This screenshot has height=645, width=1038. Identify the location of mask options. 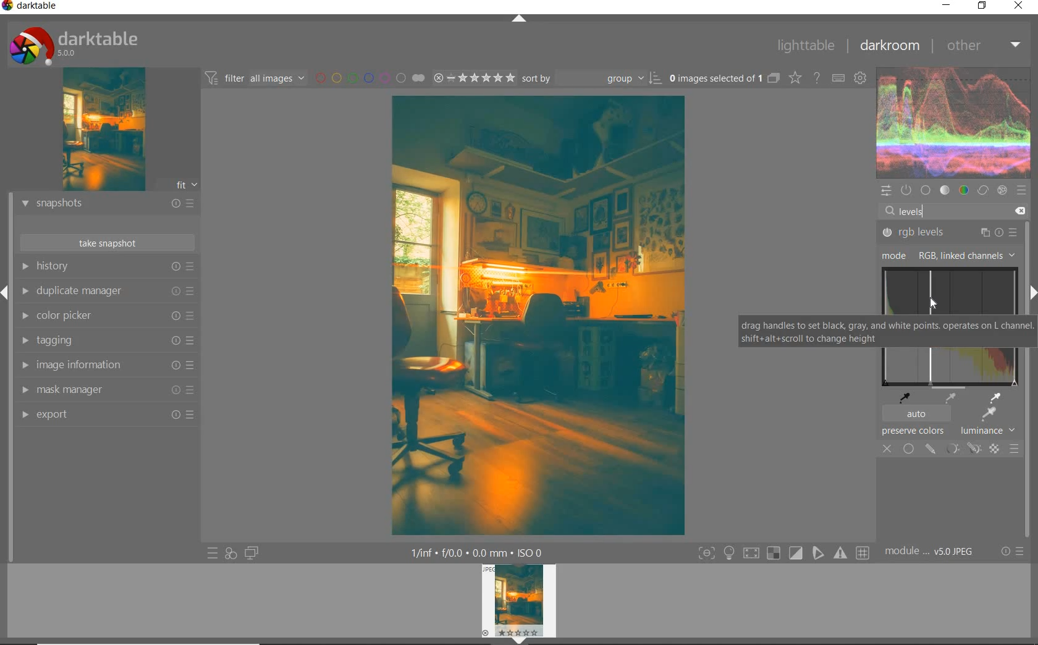
(961, 449).